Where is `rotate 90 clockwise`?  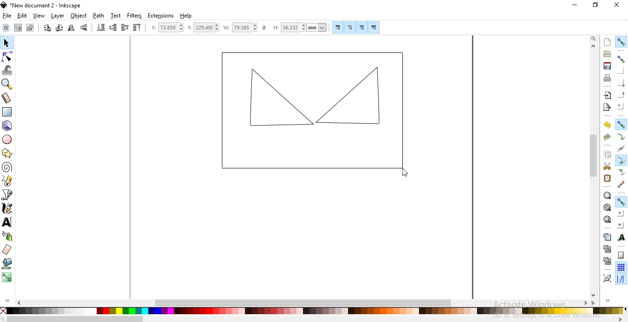
rotate 90 clockwise is located at coordinates (60, 28).